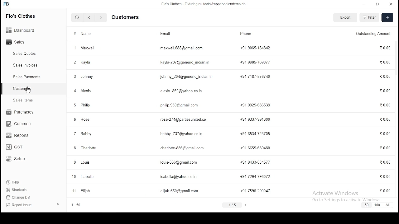 The width and height of the screenshot is (399, 224). What do you see at coordinates (75, 91) in the screenshot?
I see `4` at bounding box center [75, 91].